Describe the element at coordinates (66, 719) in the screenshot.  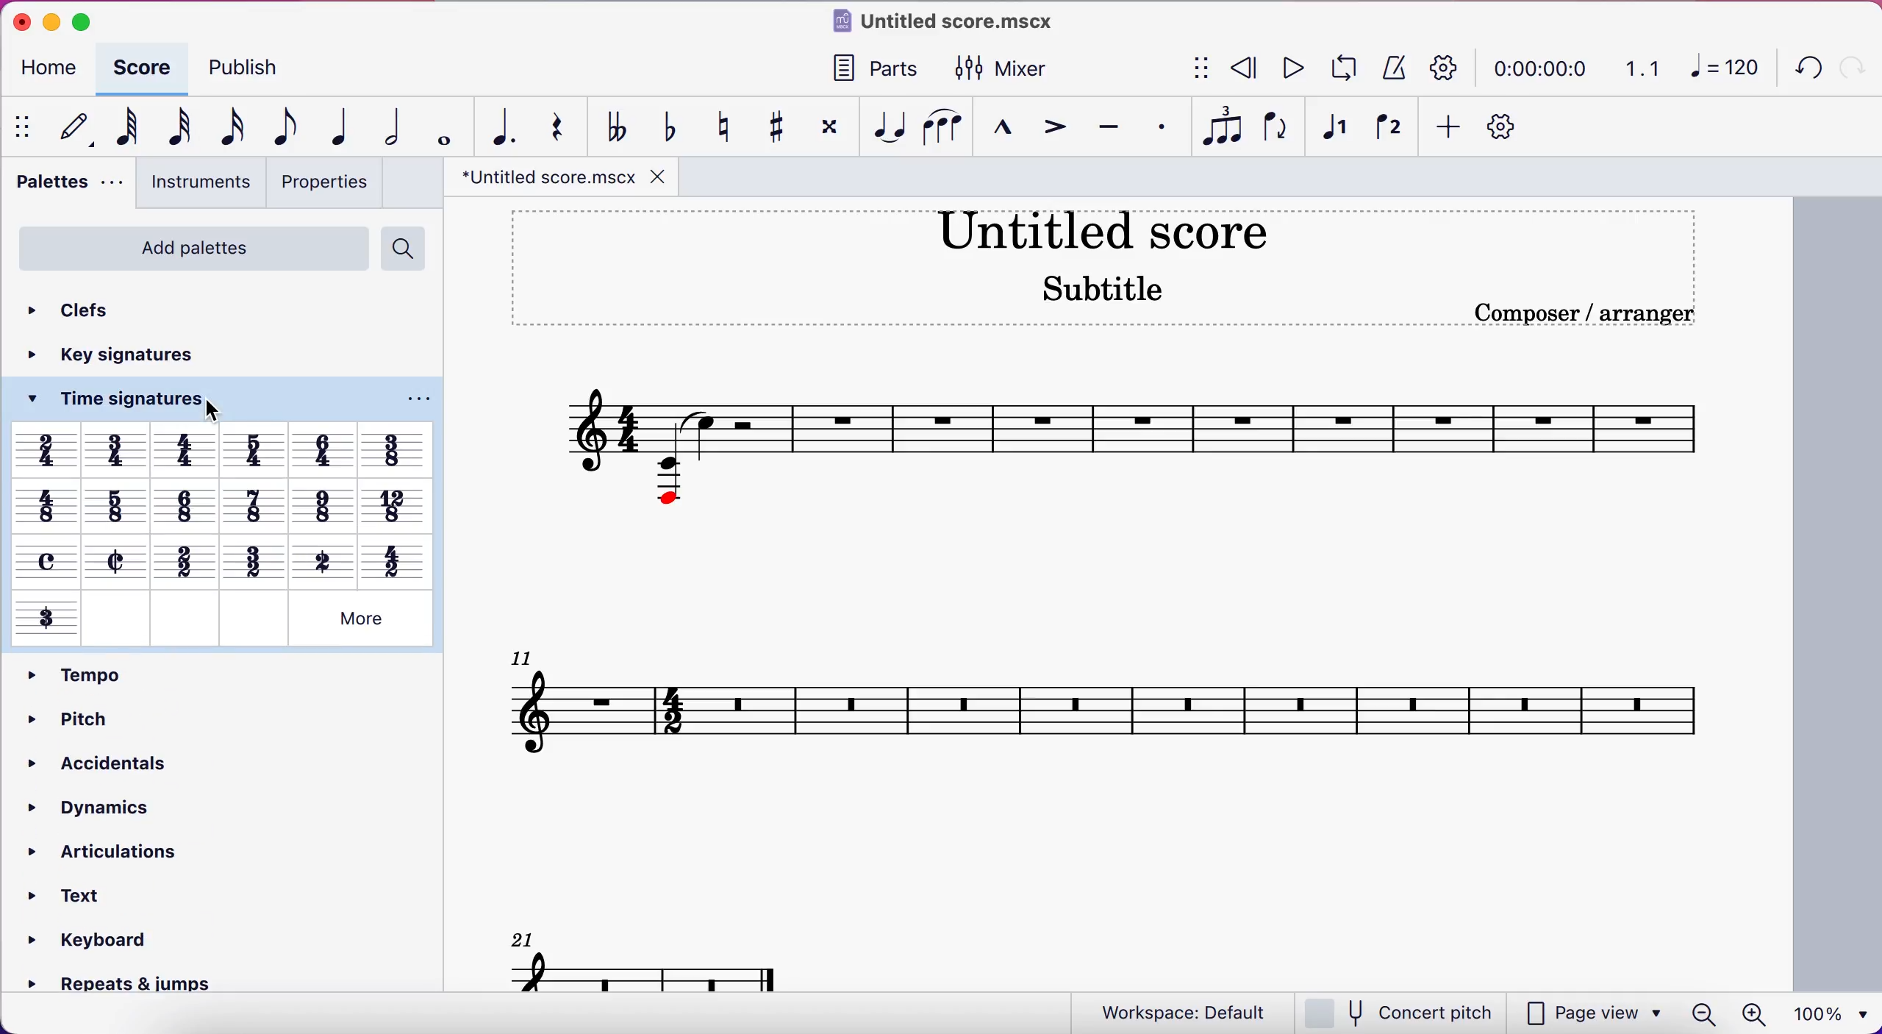
I see `pitch` at that location.